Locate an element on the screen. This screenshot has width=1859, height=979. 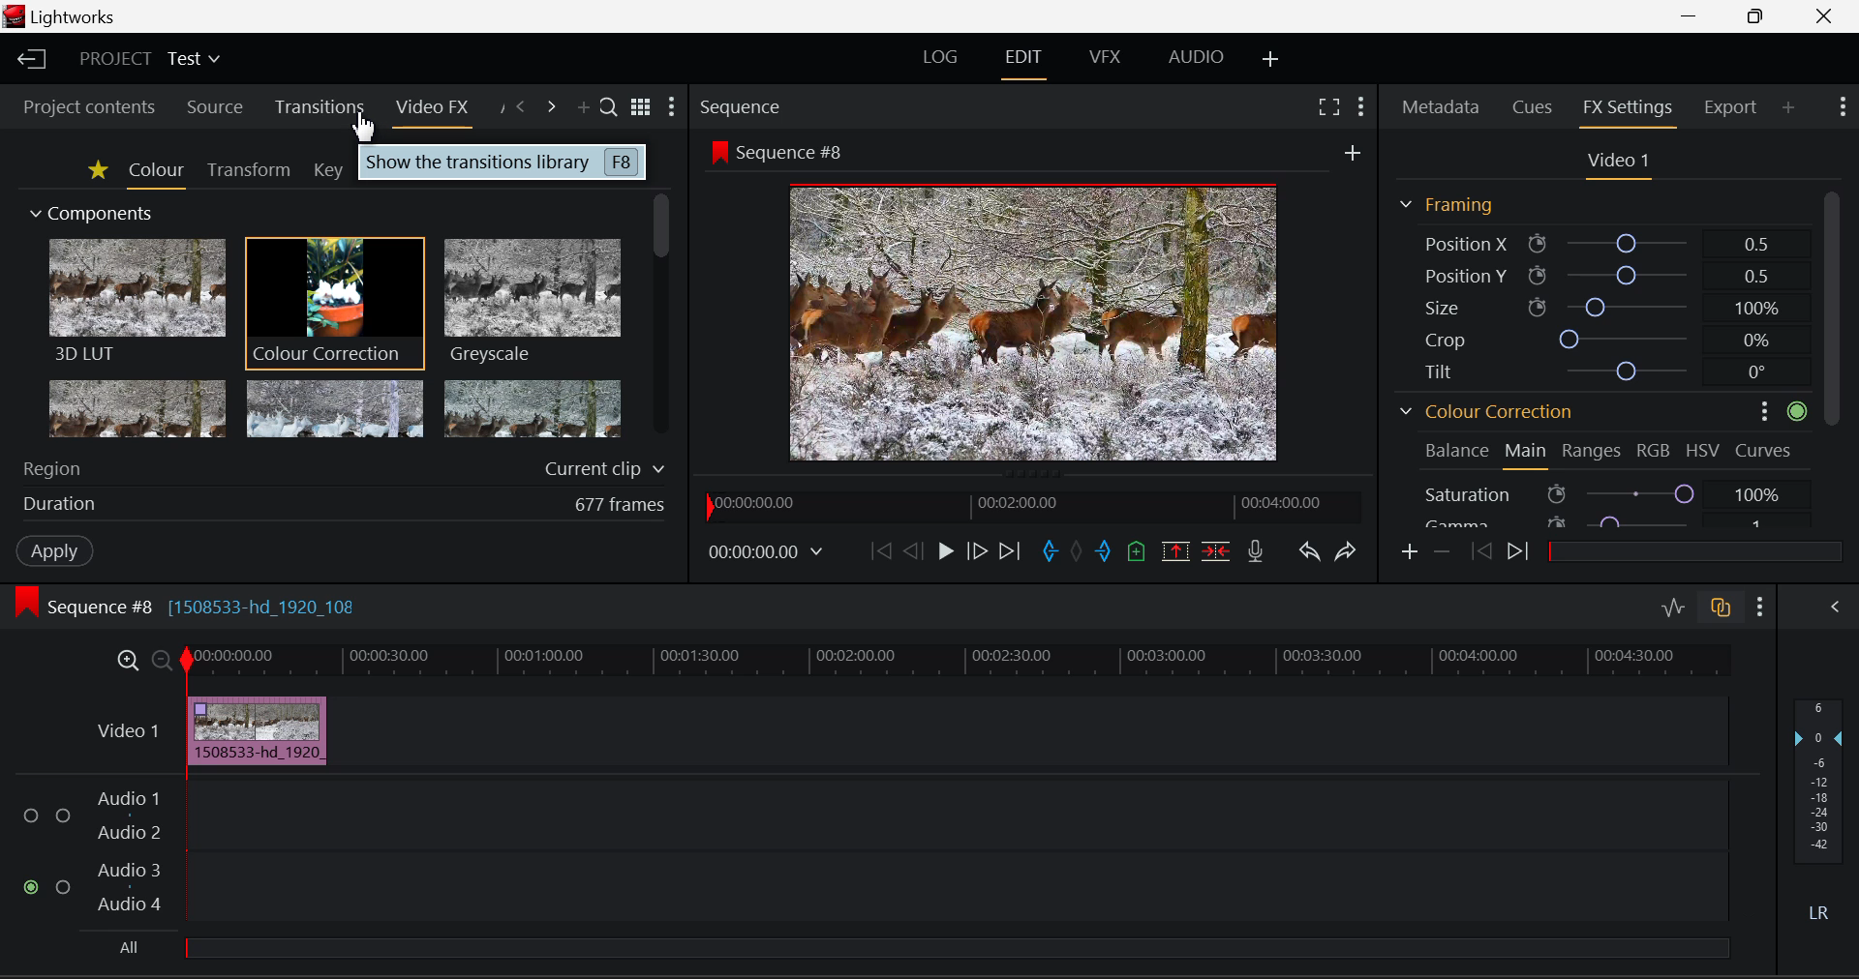
Previous Panel is located at coordinates (521, 105).